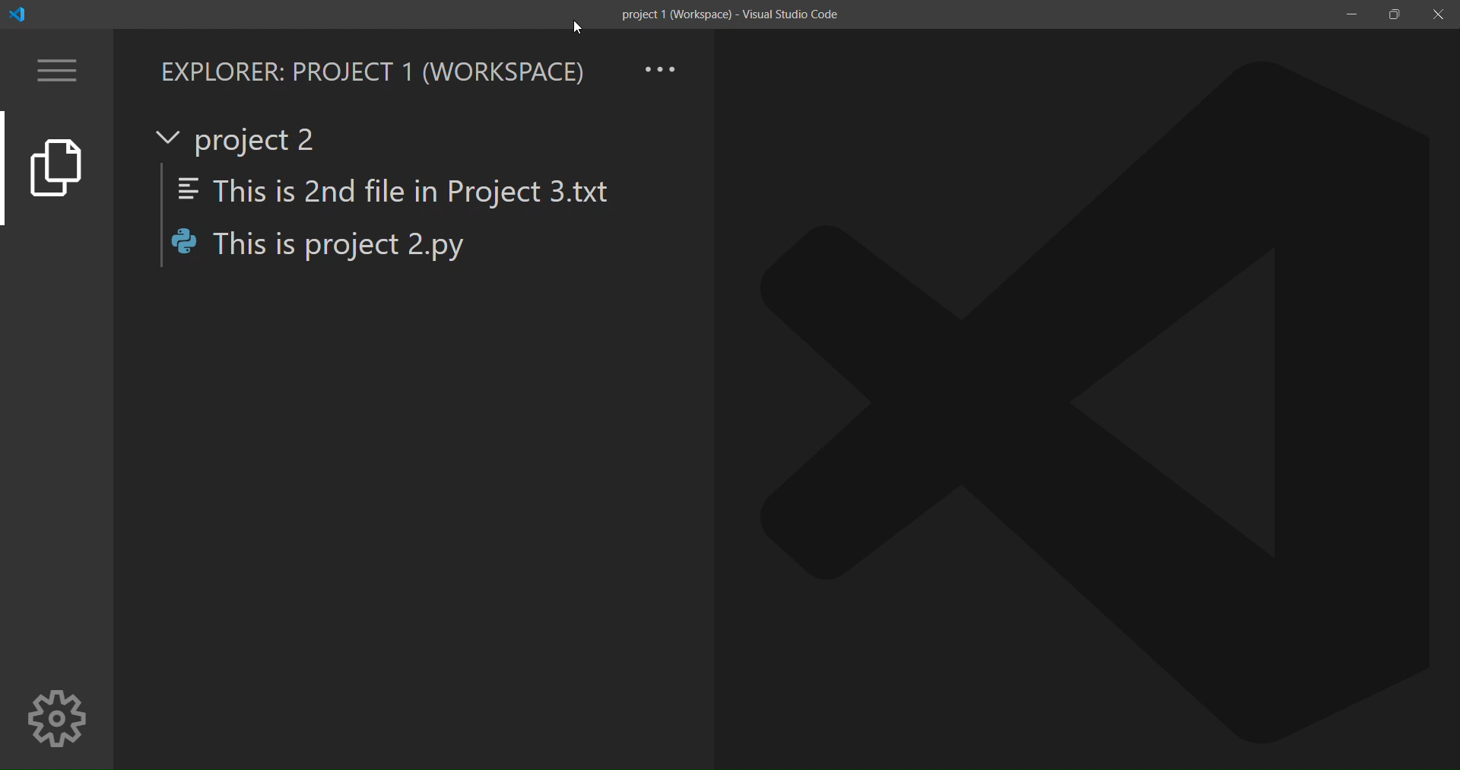  Describe the element at coordinates (371, 70) in the screenshot. I see `explorer workspace` at that location.